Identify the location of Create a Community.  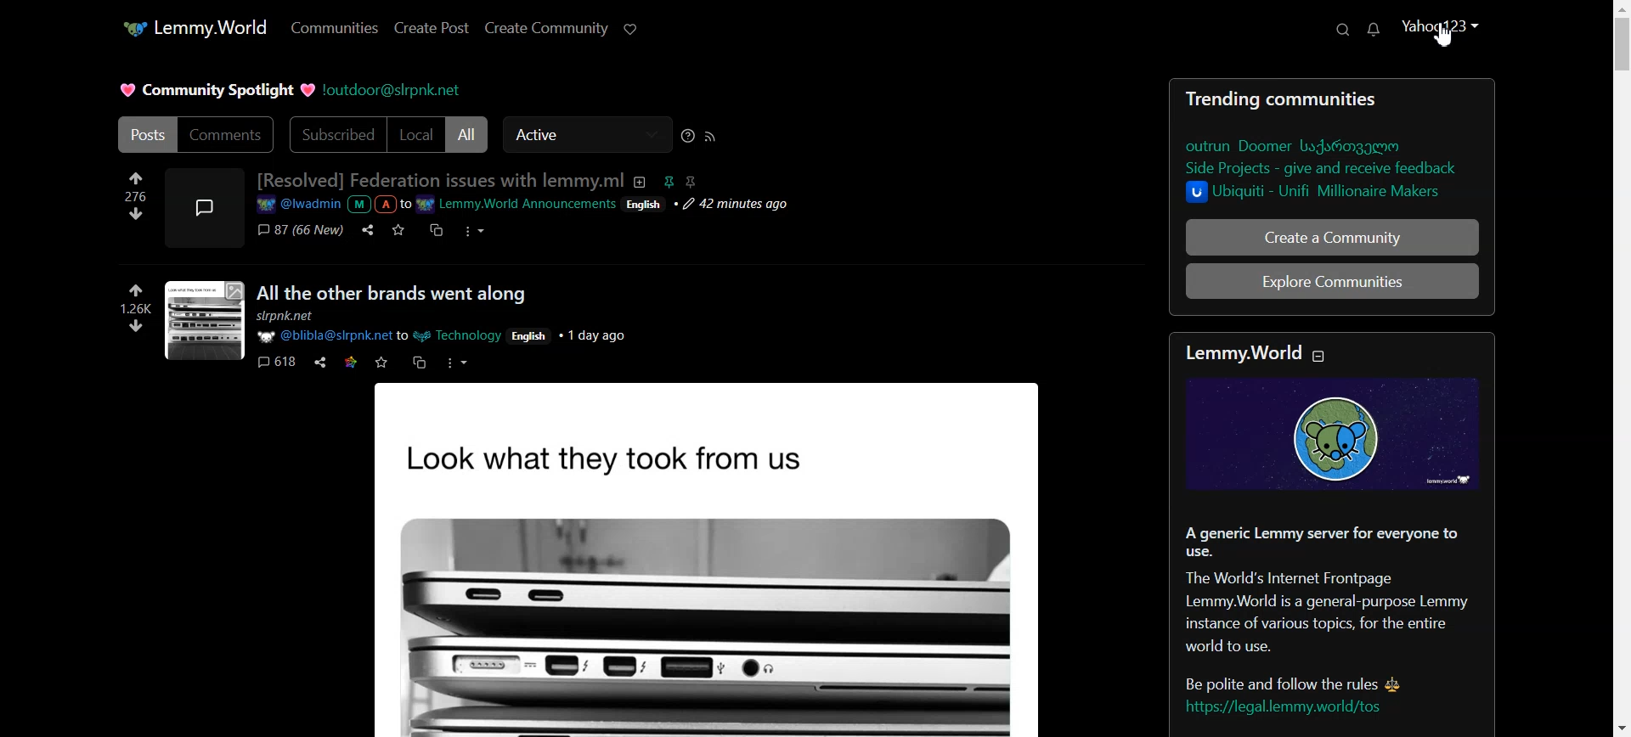
(1333, 237).